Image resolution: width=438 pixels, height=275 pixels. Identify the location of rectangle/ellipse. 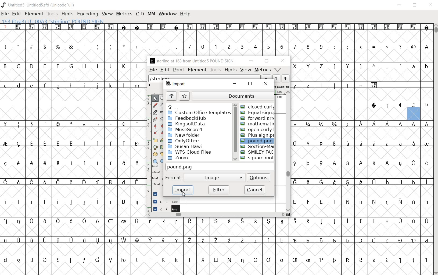
(156, 161).